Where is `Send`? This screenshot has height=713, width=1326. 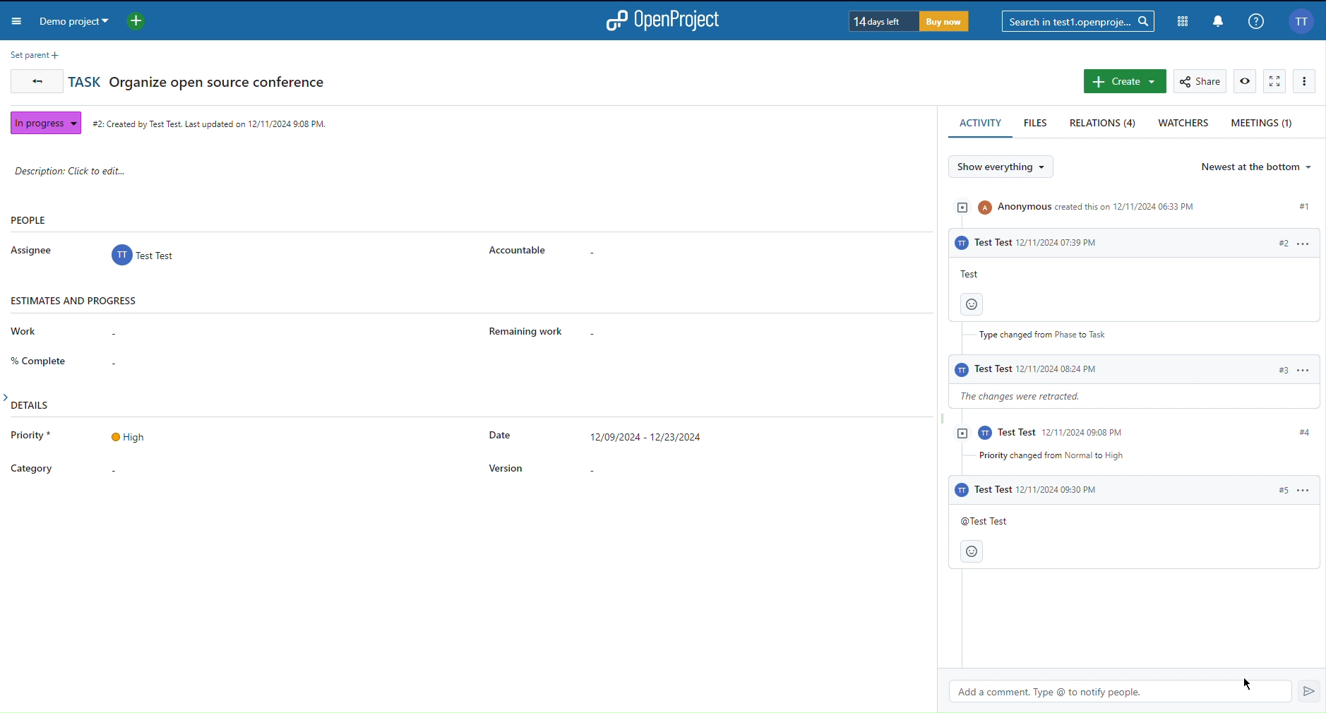 Send is located at coordinates (1302, 691).